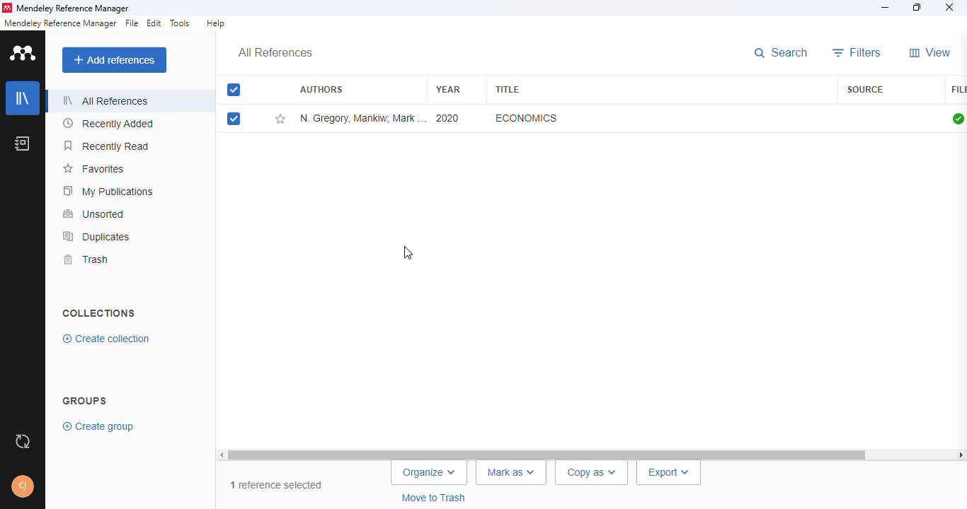 The height and width of the screenshot is (509, 967). Describe the element at coordinates (132, 23) in the screenshot. I see `file` at that location.